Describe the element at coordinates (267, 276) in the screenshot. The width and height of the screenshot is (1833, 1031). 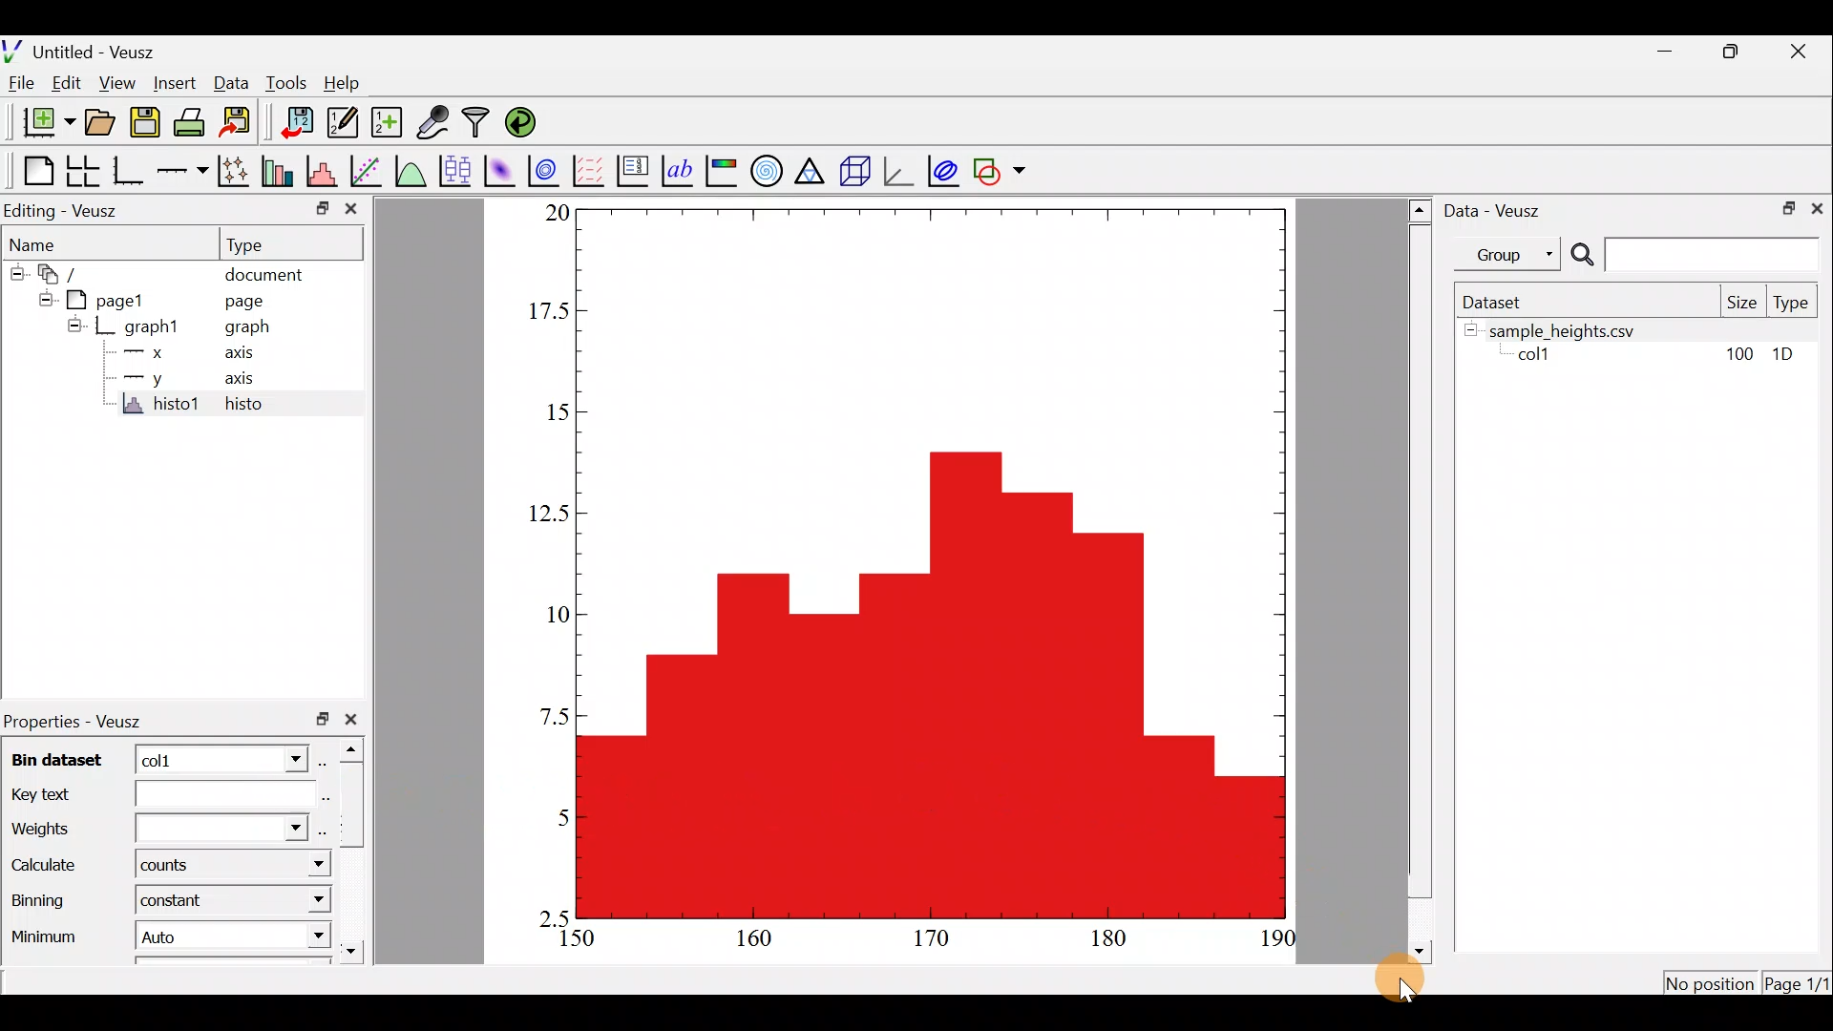
I see `document` at that location.